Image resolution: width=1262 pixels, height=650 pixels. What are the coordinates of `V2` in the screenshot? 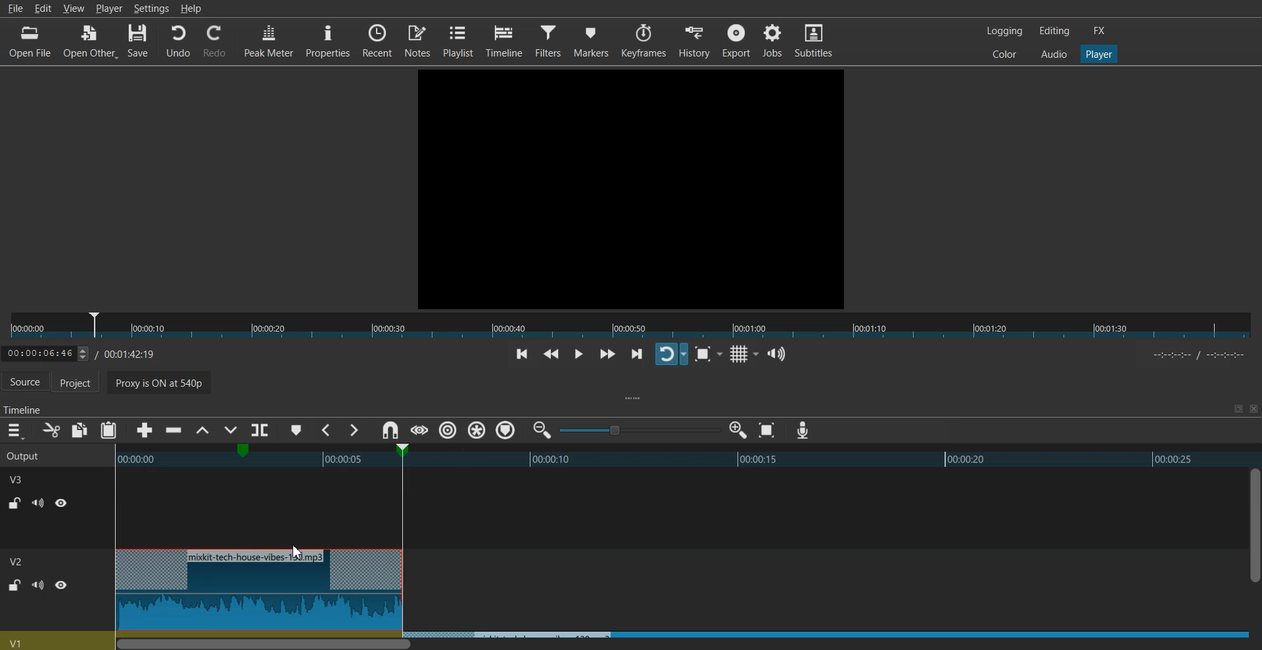 It's located at (23, 478).